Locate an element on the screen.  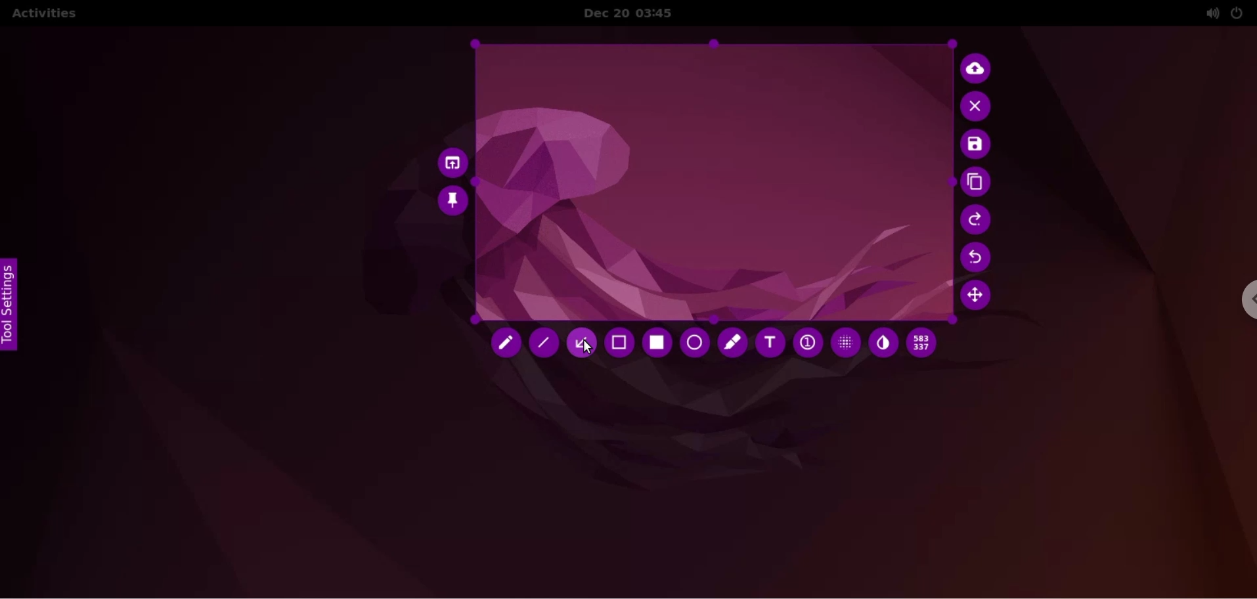
tool settings is located at coordinates (14, 305).